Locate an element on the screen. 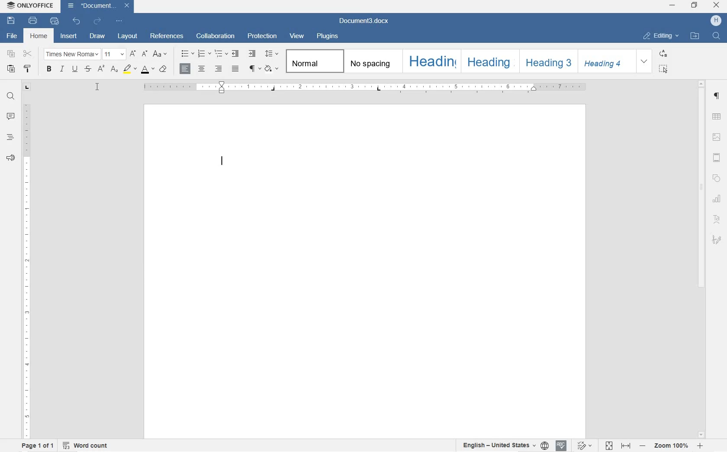 Image resolution: width=727 pixels, height=452 pixels. cursor is located at coordinates (97, 87).